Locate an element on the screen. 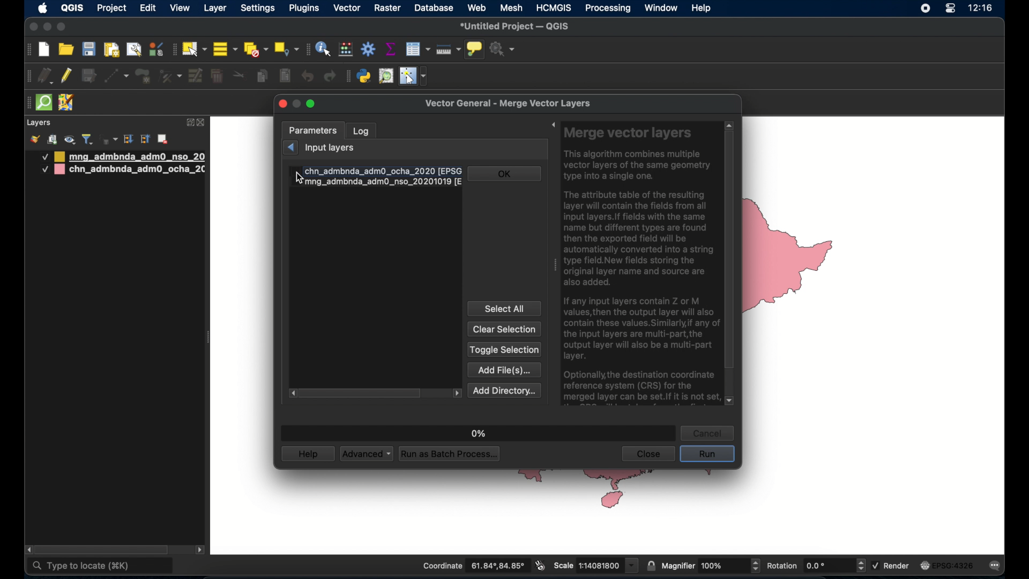 The height and width of the screenshot is (579, 1029). show print layout is located at coordinates (110, 49).